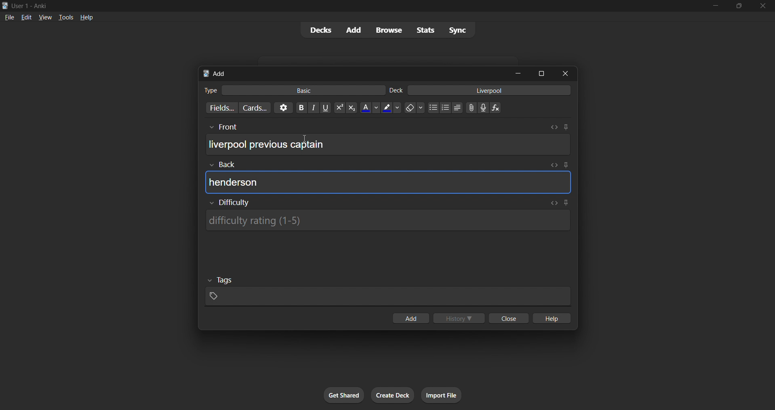 Image resolution: width=775 pixels, height=410 pixels. I want to click on card deck input box, so click(482, 92).